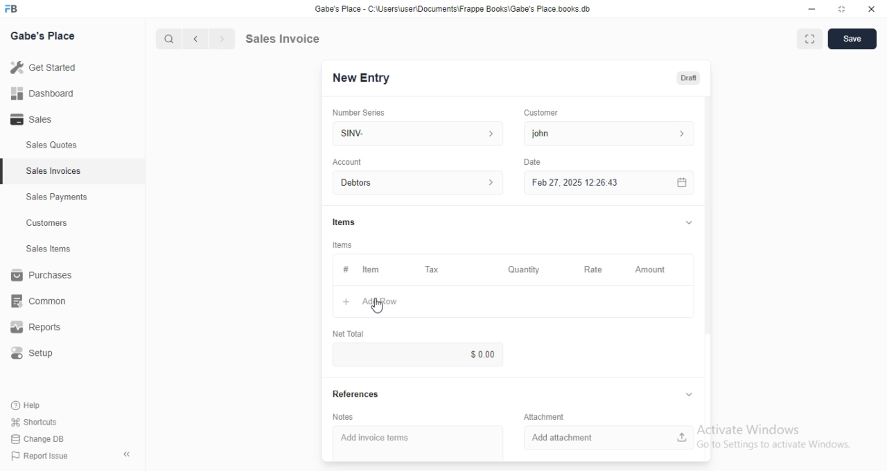 The image size is (887, 471). What do you see at coordinates (55, 172) in the screenshot?
I see `Sales Invoices` at bounding box center [55, 172].